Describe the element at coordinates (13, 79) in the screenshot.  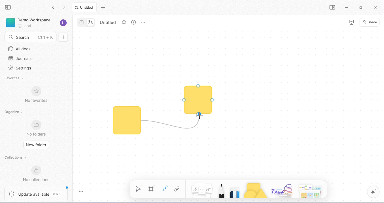
I see `favorites` at that location.